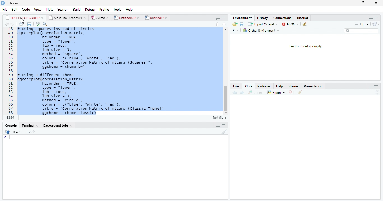  What do you see at coordinates (104, 9) in the screenshot?
I see `Profile` at bounding box center [104, 9].